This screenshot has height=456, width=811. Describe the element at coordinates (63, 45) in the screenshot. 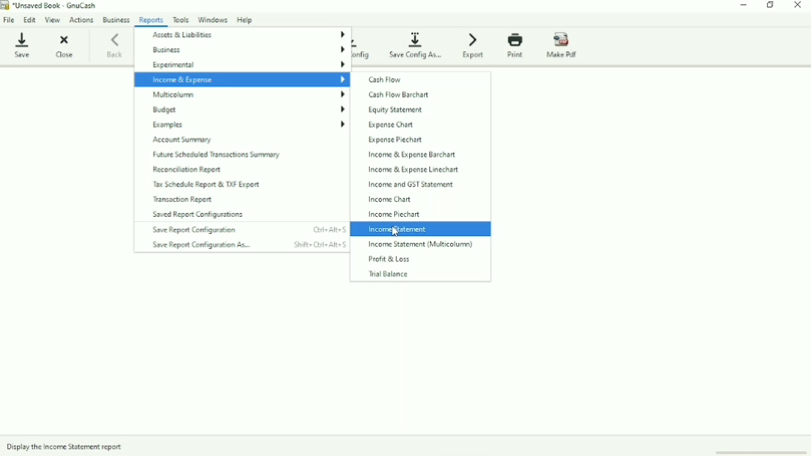

I see `Close` at that location.